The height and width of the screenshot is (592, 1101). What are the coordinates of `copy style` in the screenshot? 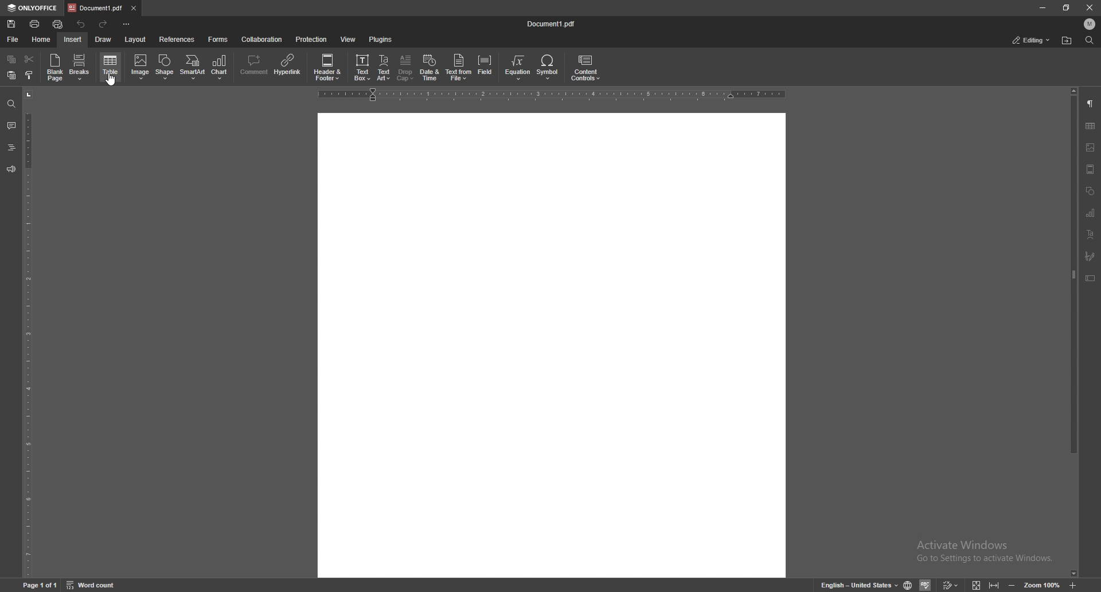 It's located at (30, 76).